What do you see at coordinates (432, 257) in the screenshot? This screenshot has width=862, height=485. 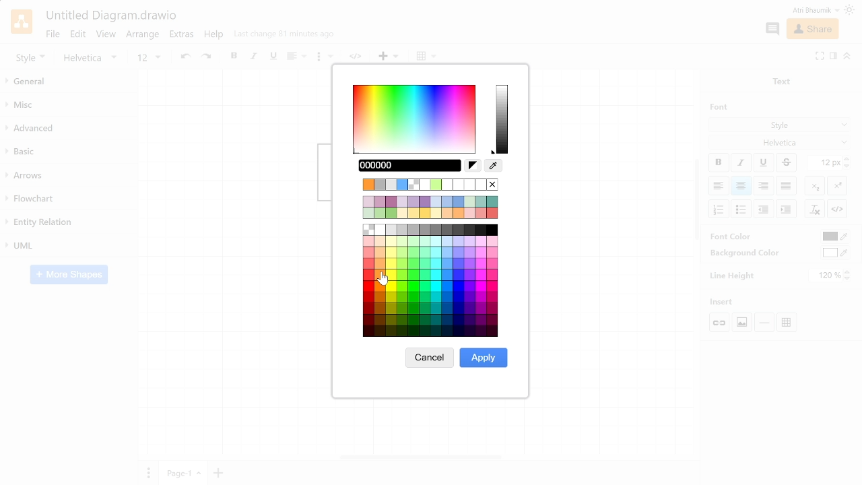 I see `Colors` at bounding box center [432, 257].